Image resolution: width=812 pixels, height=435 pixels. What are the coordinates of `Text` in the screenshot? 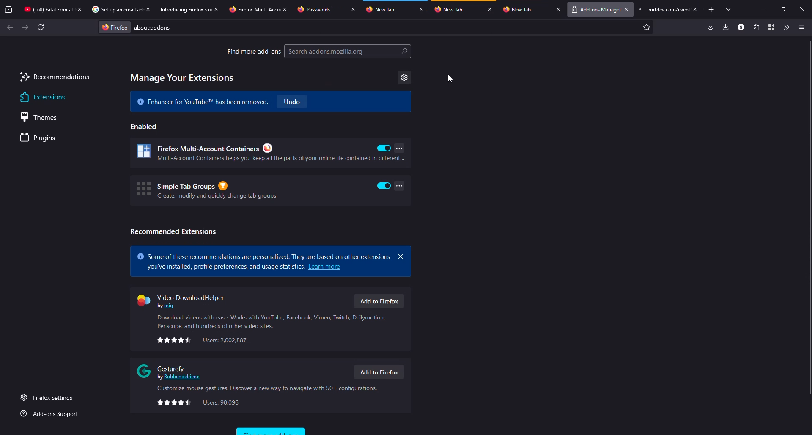 It's located at (226, 267).